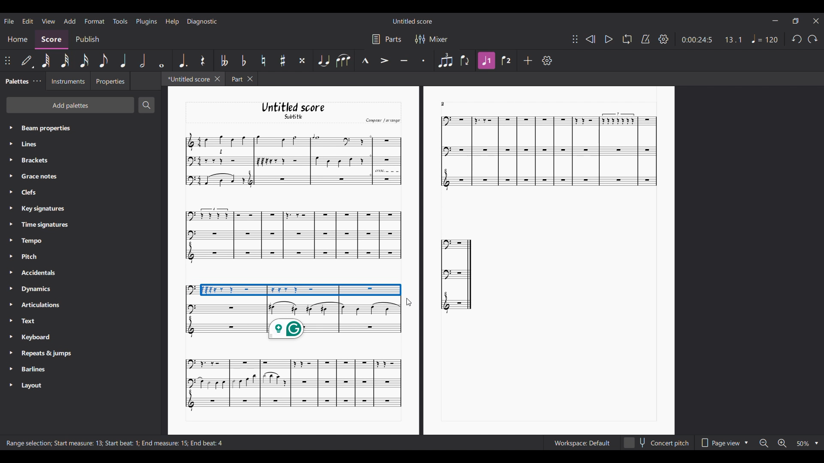 This screenshot has height=463, width=824. Describe the element at coordinates (146, 22) in the screenshot. I see `Plugins menu` at that location.